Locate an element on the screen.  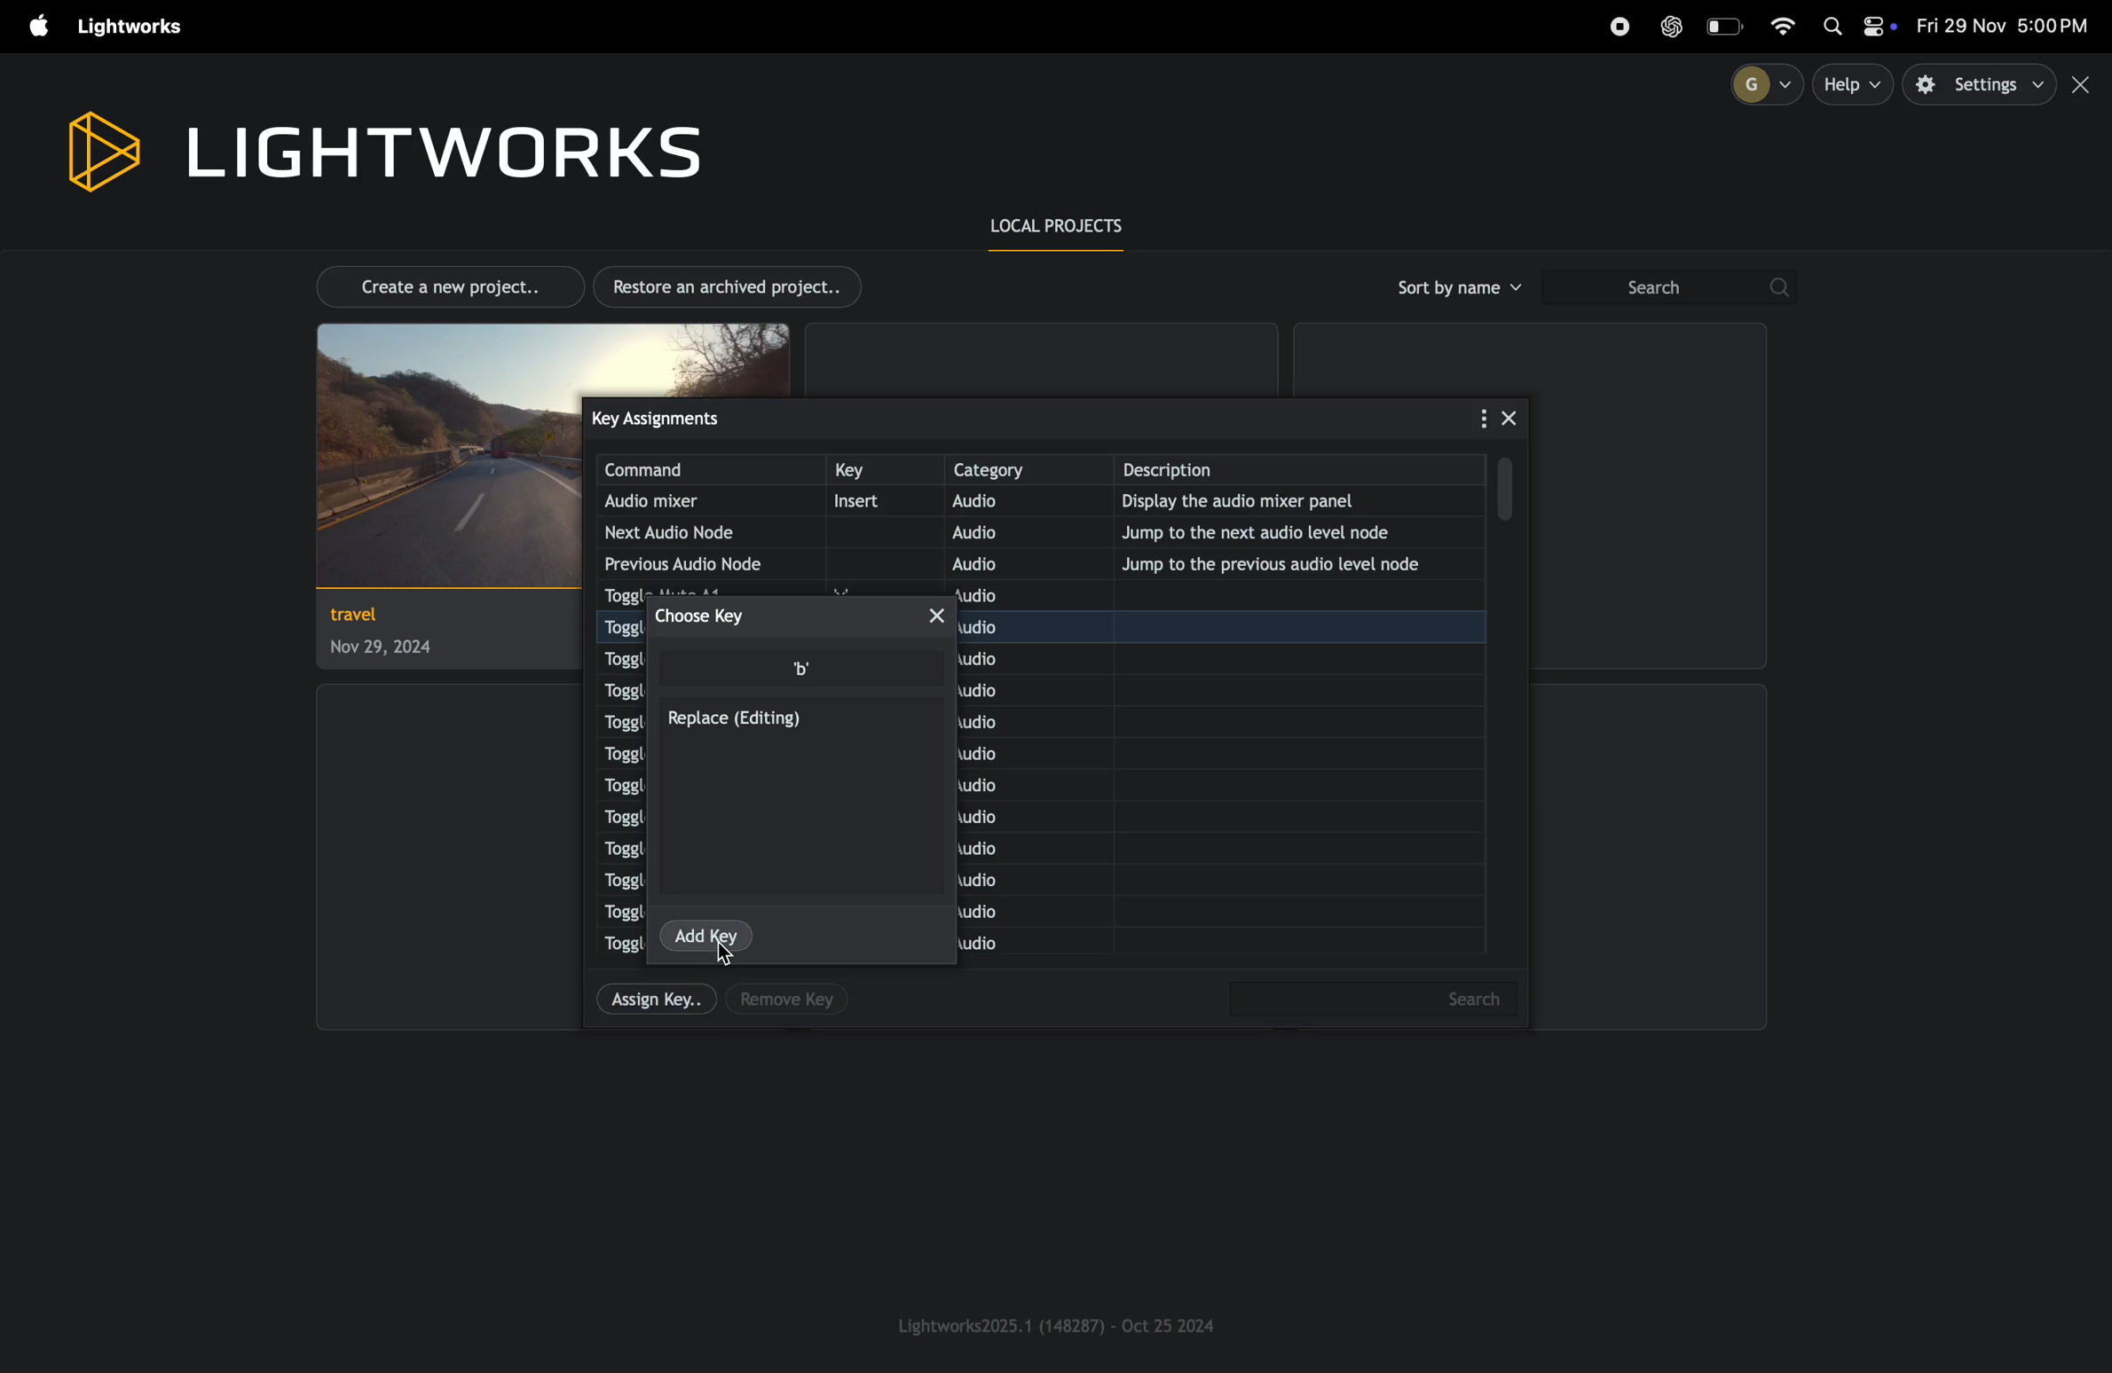
chatgpt is located at coordinates (1672, 26).